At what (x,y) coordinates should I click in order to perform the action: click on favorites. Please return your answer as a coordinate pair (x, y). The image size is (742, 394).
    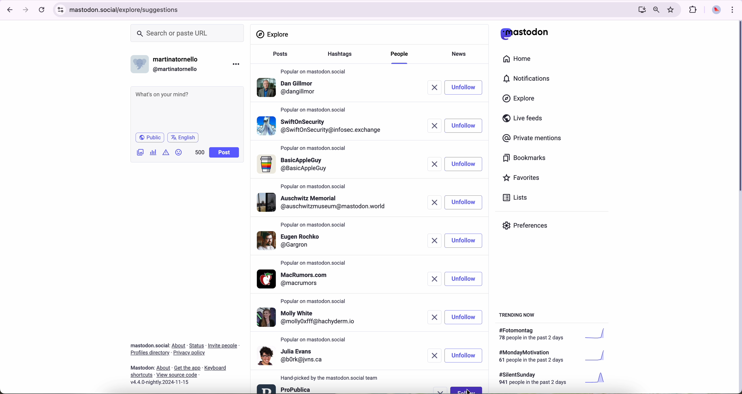
    Looking at the image, I should click on (672, 10).